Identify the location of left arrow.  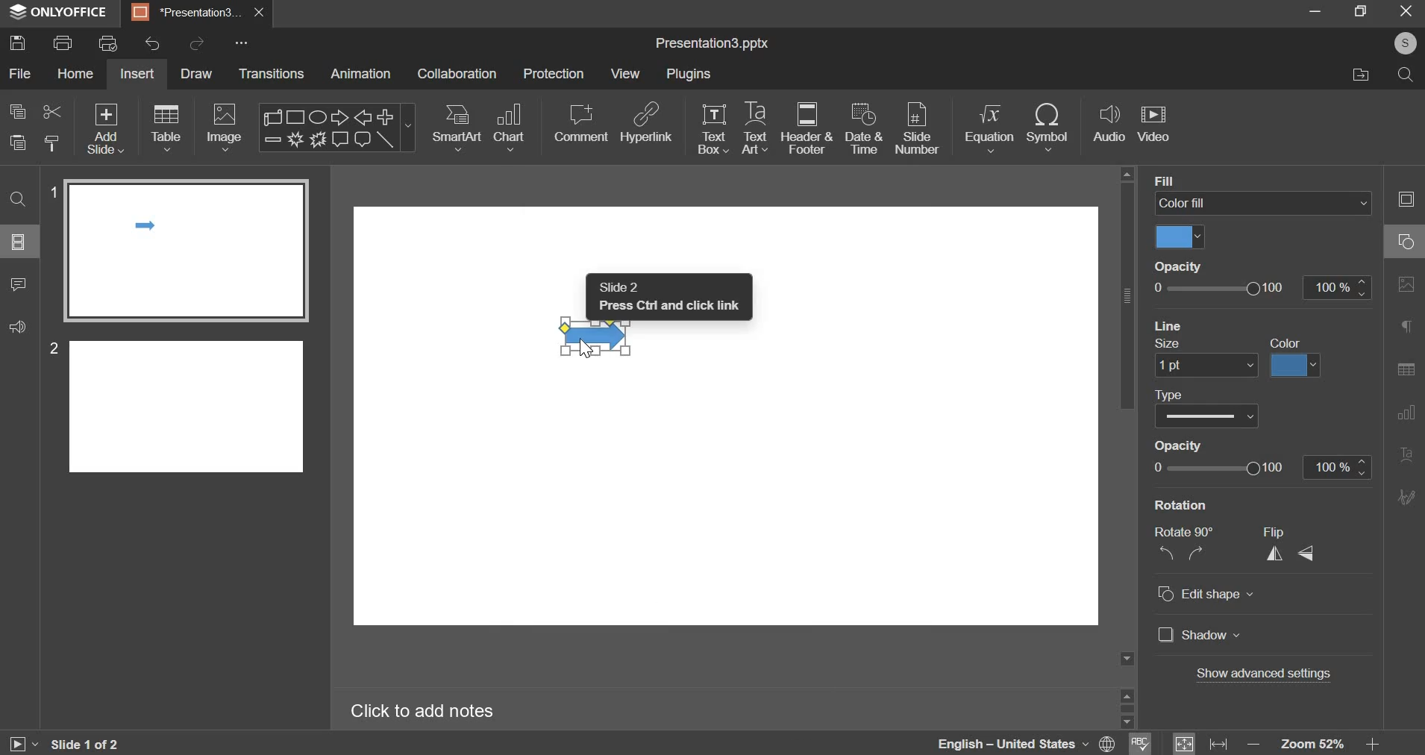
(363, 117).